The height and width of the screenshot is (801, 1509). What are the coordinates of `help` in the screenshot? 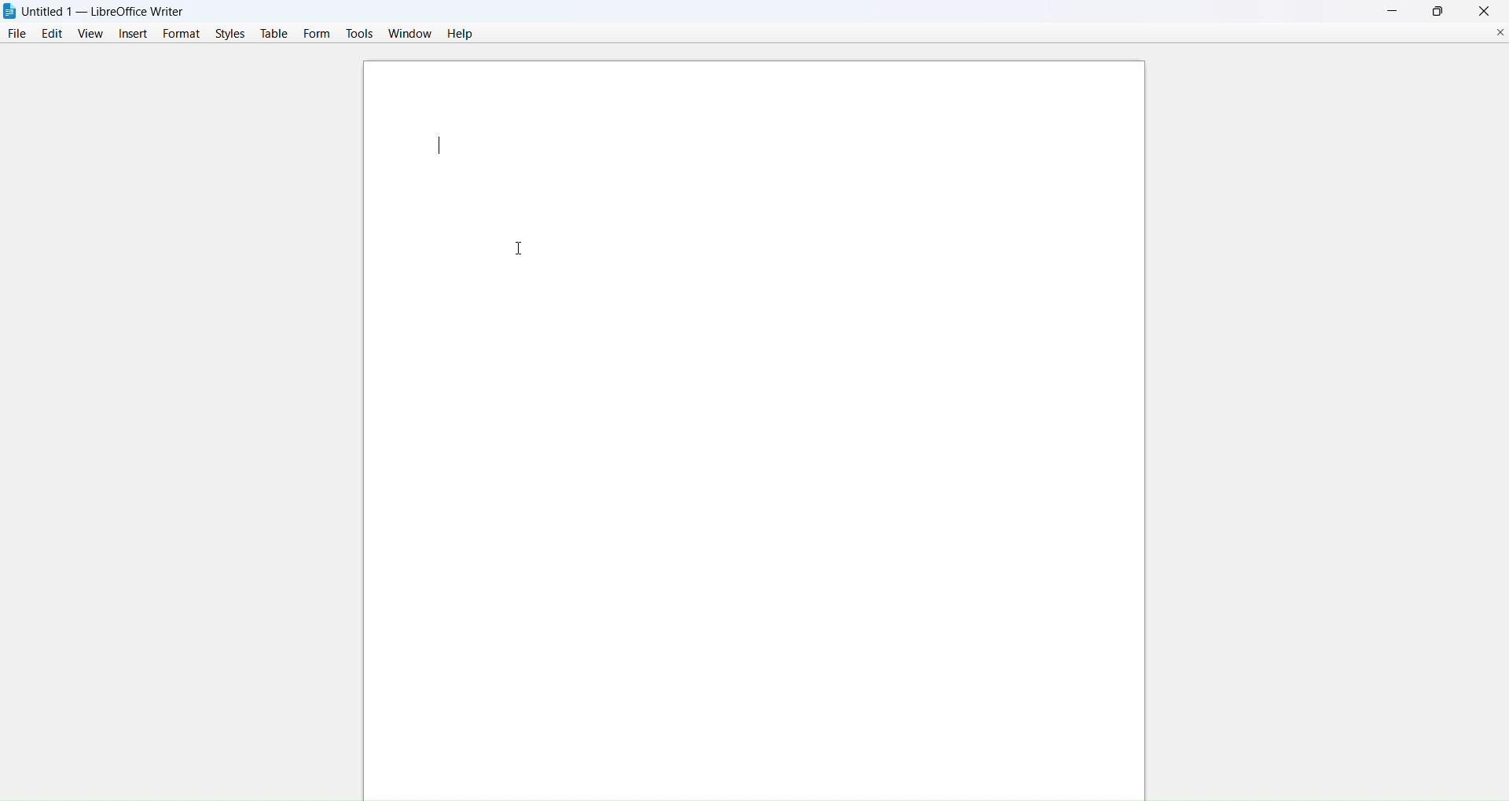 It's located at (464, 35).